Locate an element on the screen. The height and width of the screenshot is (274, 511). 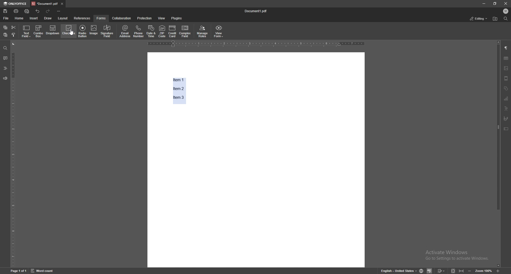
references is located at coordinates (82, 18).